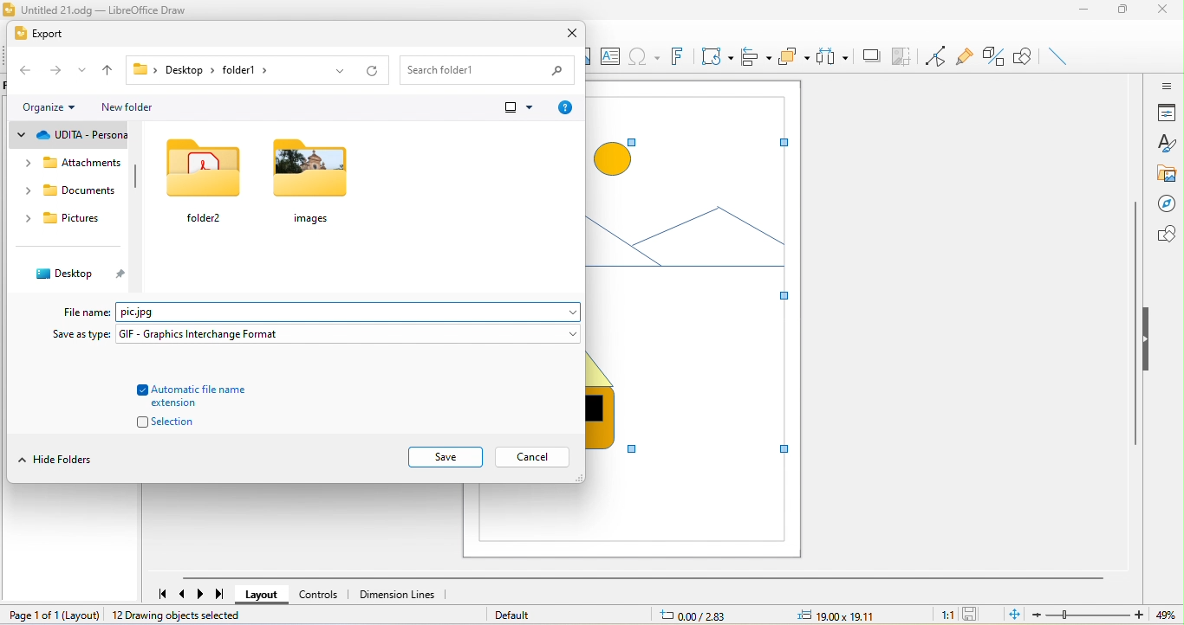 The width and height of the screenshot is (1184, 625). Describe the element at coordinates (52, 614) in the screenshot. I see `page 1 of 1` at that location.